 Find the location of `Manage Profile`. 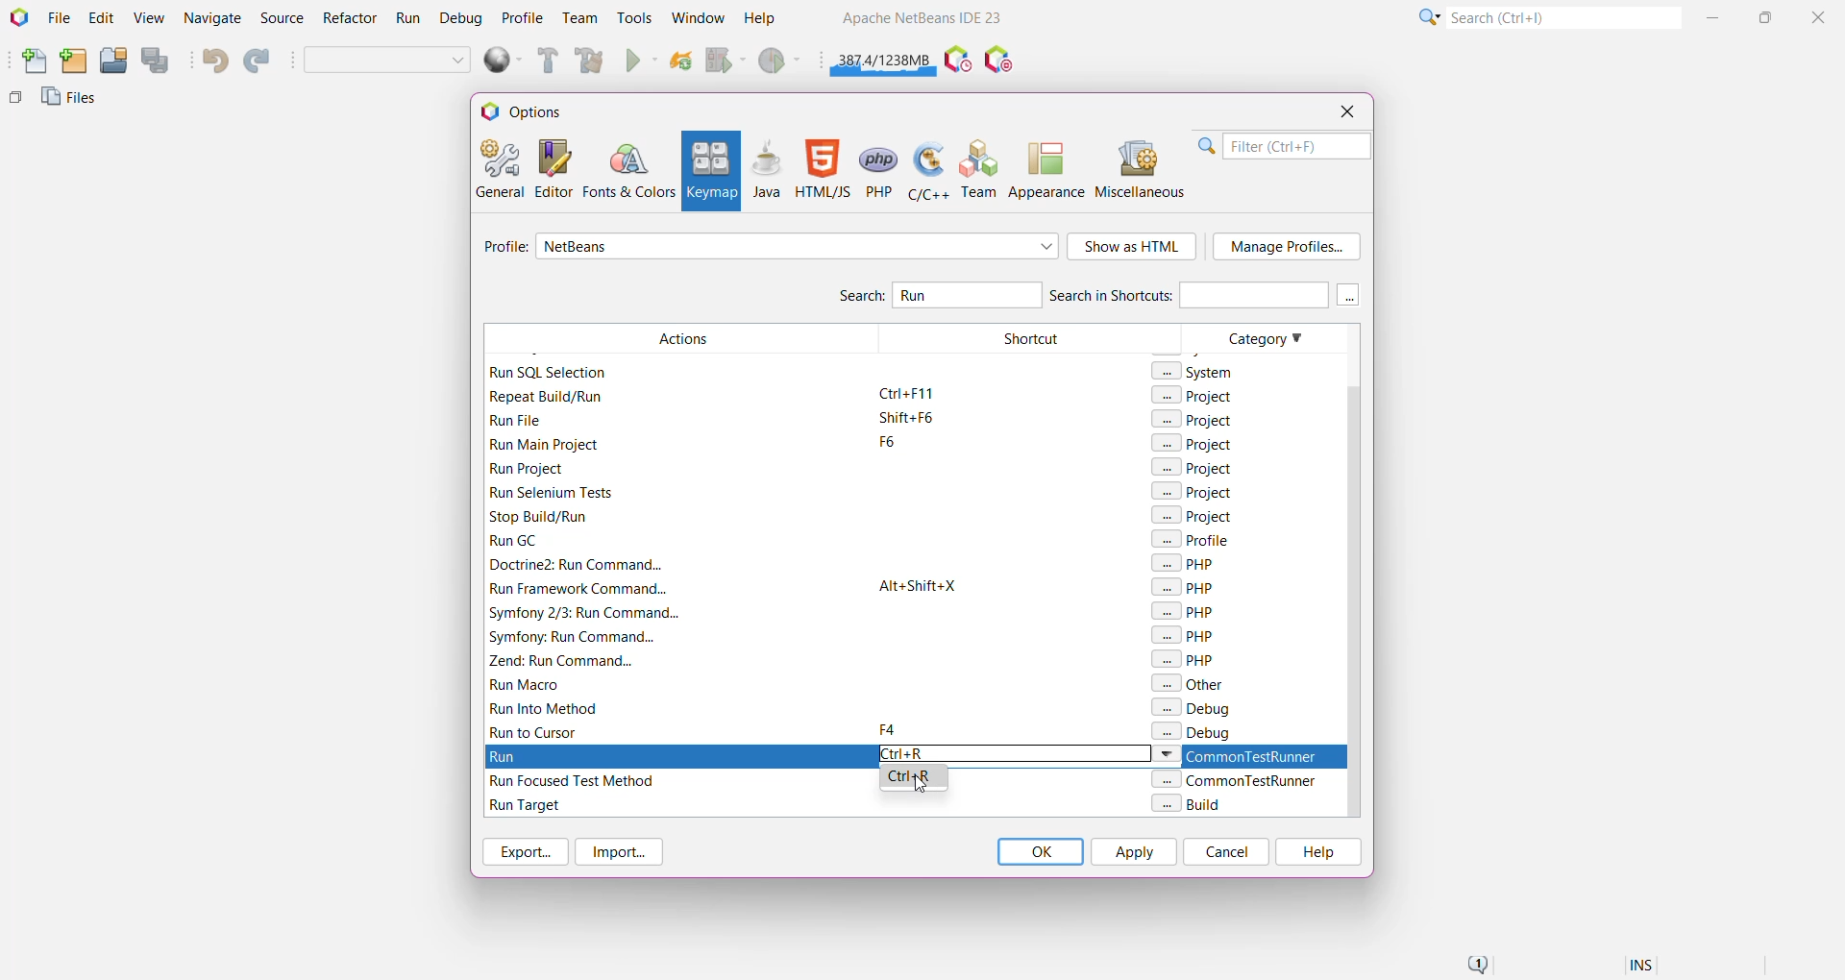

Manage Profile is located at coordinates (1287, 247).